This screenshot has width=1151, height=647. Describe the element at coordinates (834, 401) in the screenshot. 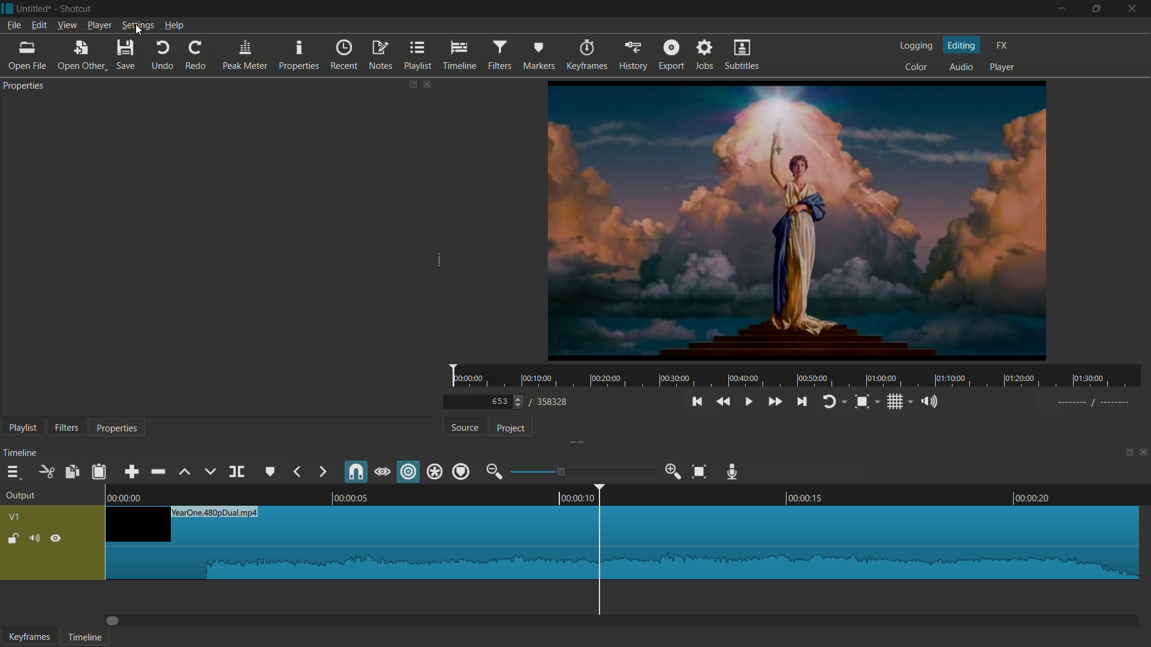

I see `toggle player looping` at that location.